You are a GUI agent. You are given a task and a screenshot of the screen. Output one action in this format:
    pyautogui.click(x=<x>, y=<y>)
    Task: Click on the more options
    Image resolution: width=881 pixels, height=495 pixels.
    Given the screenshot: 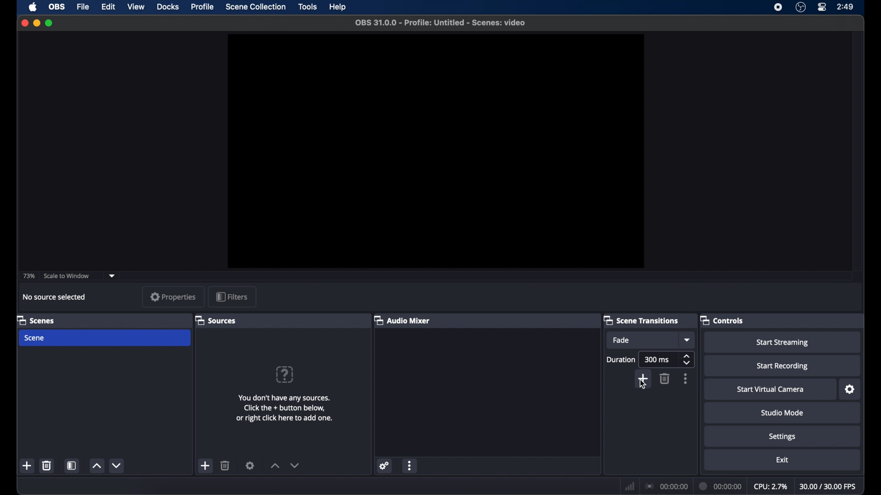 What is the action you would take?
    pyautogui.click(x=410, y=466)
    